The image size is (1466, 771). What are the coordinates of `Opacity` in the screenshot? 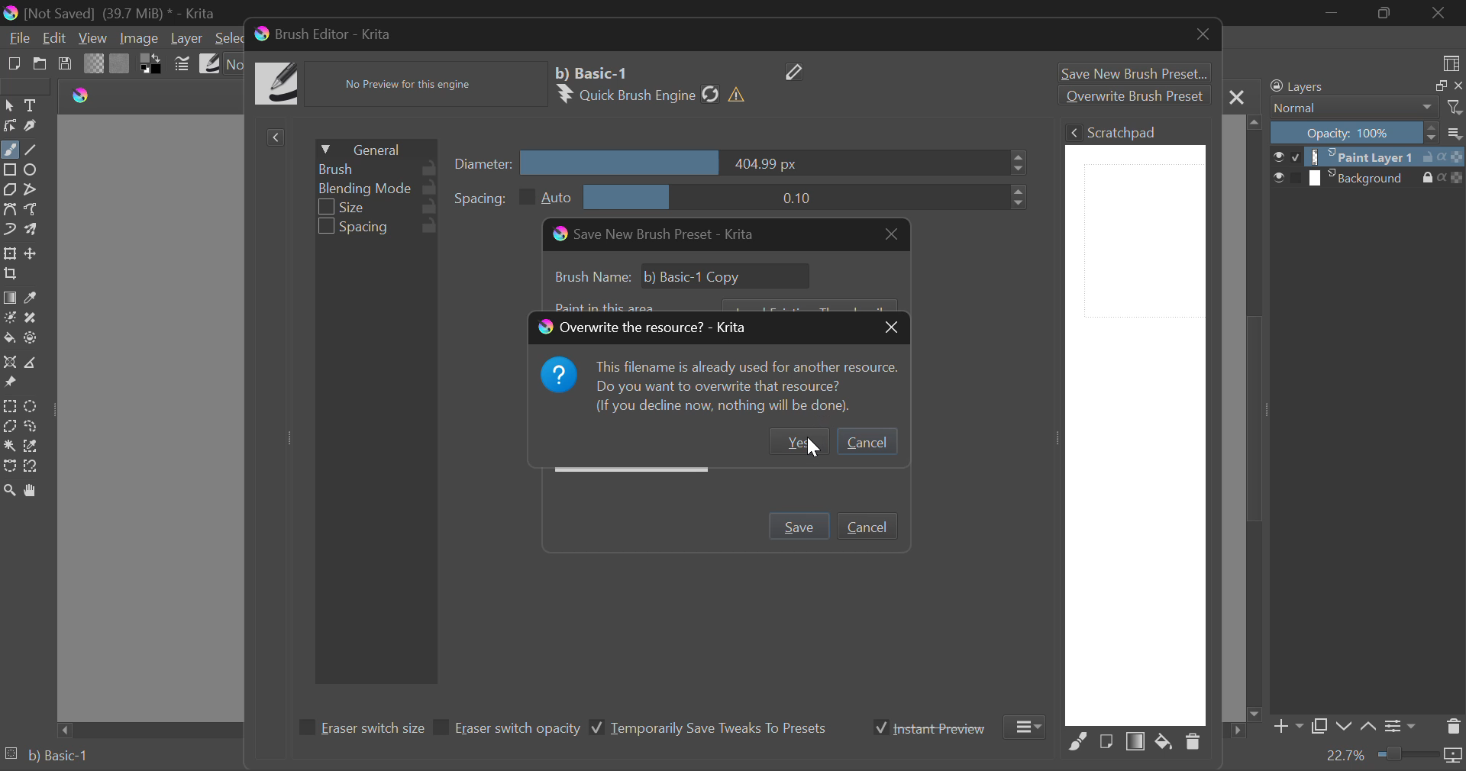 It's located at (1367, 134).